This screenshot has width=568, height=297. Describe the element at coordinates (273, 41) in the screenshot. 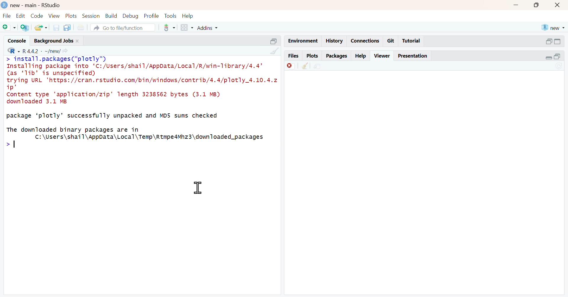

I see `maximize` at that location.